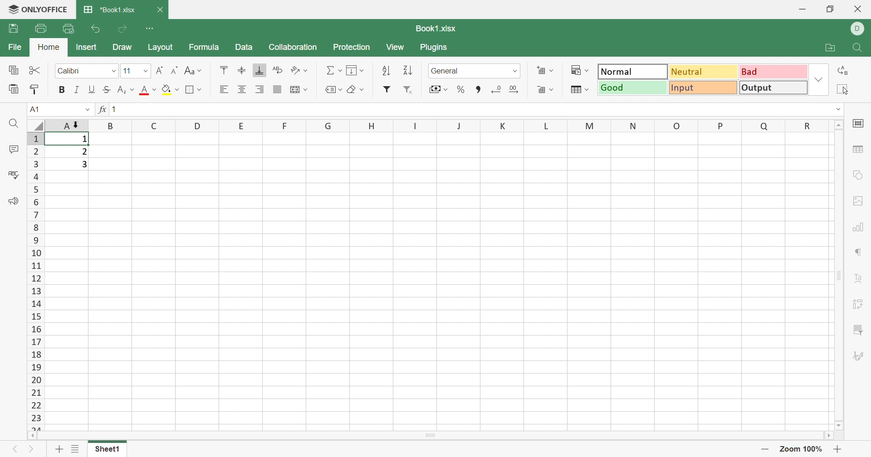 The image size is (871, 457). What do you see at coordinates (840, 109) in the screenshot?
I see `Drop down` at bounding box center [840, 109].